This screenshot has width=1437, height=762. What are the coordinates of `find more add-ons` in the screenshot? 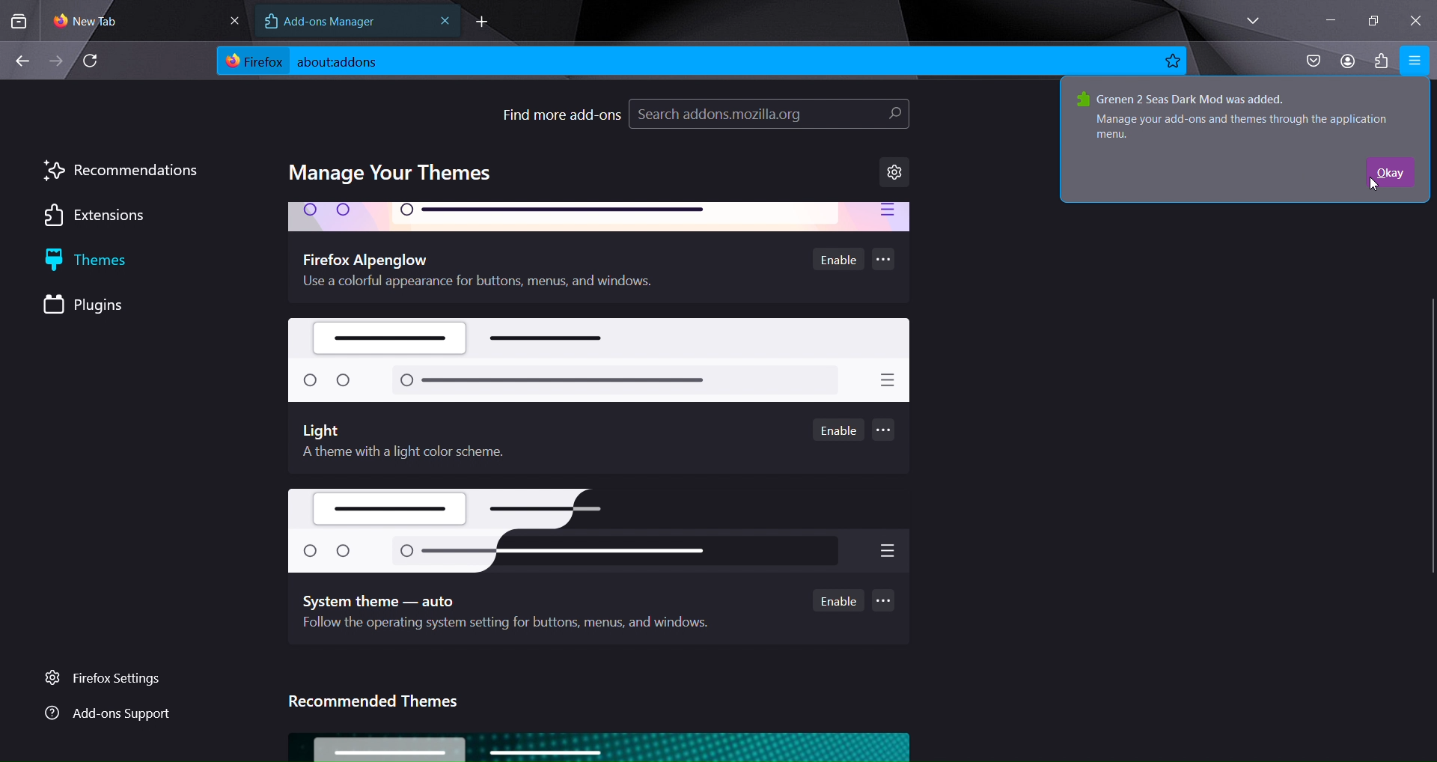 It's located at (561, 113).